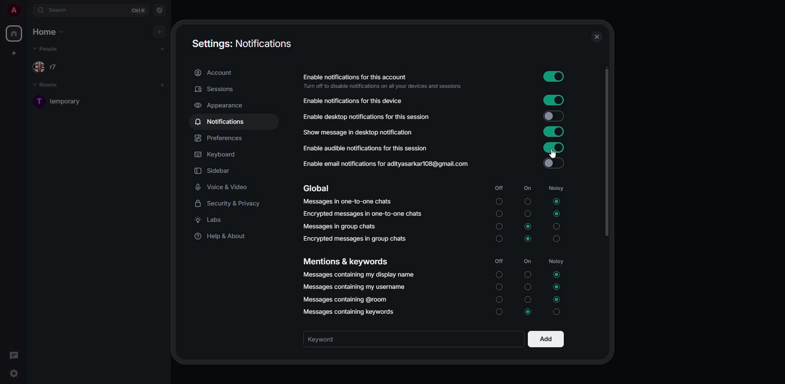 The width and height of the screenshot is (785, 384). I want to click on enabled, so click(552, 147).